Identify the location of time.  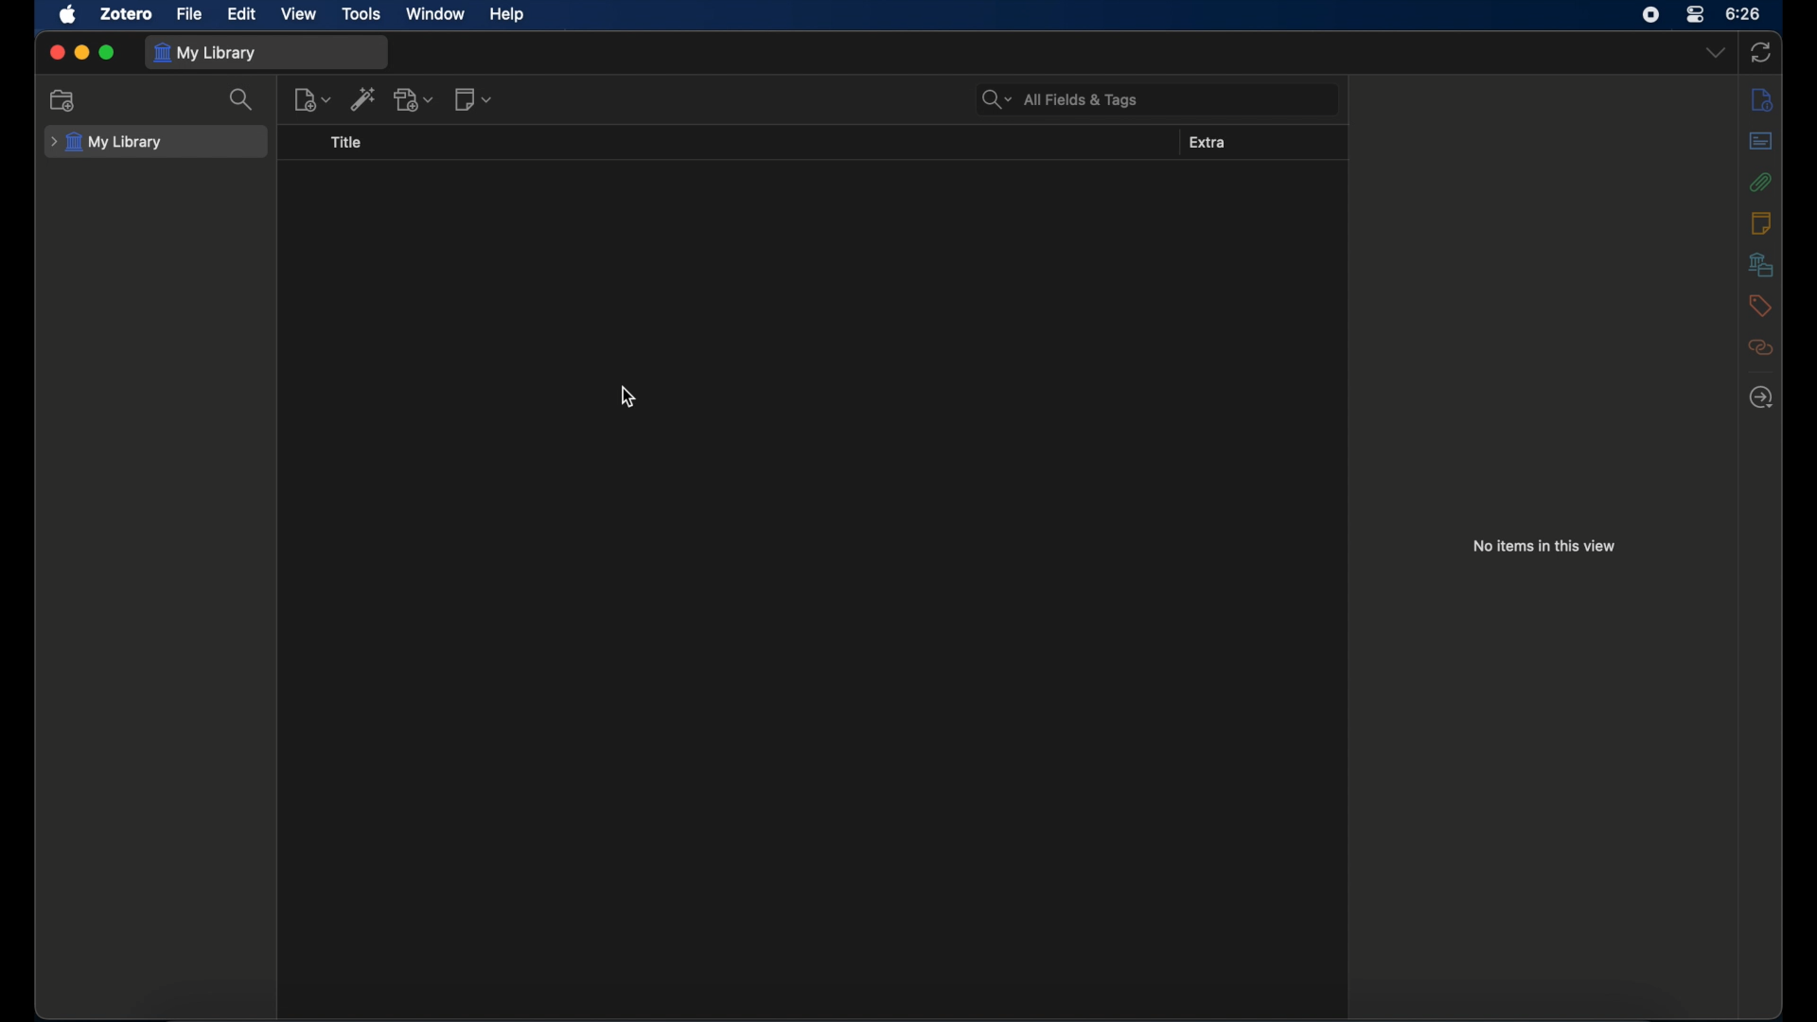
(1744, 12).